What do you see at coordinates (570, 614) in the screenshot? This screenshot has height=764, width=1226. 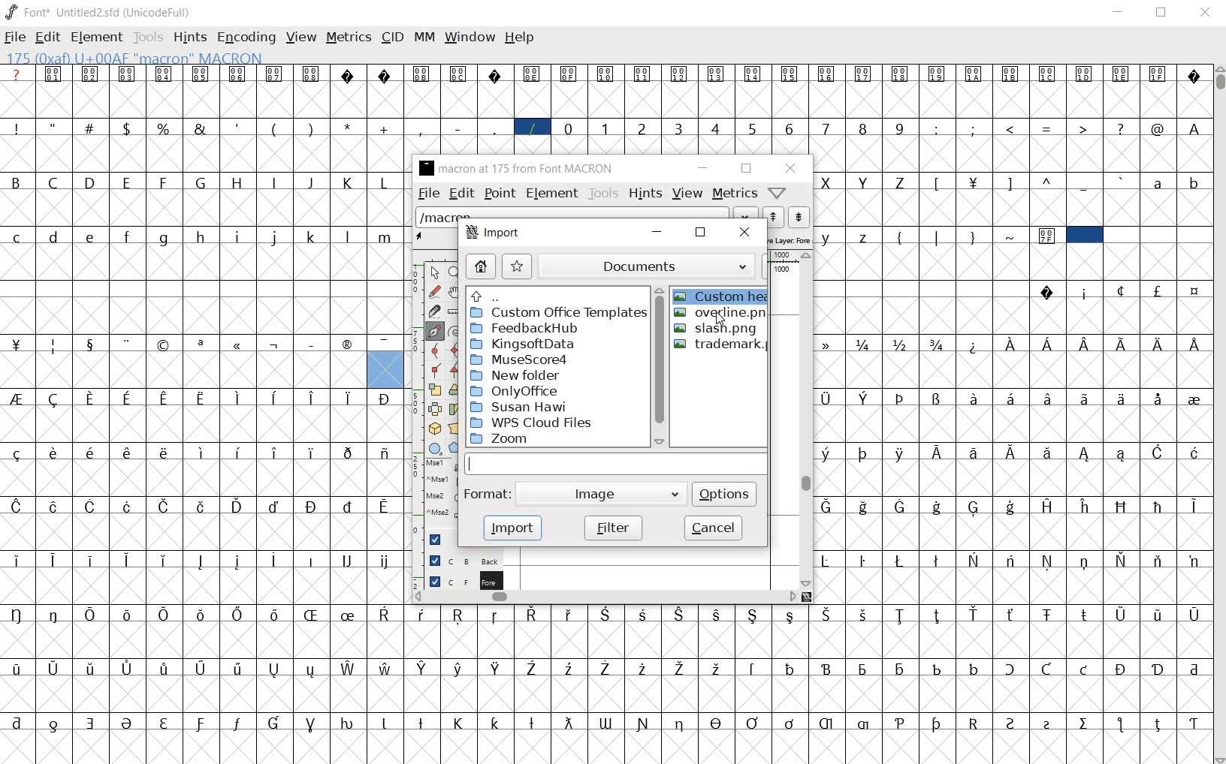 I see `Symbol` at bounding box center [570, 614].